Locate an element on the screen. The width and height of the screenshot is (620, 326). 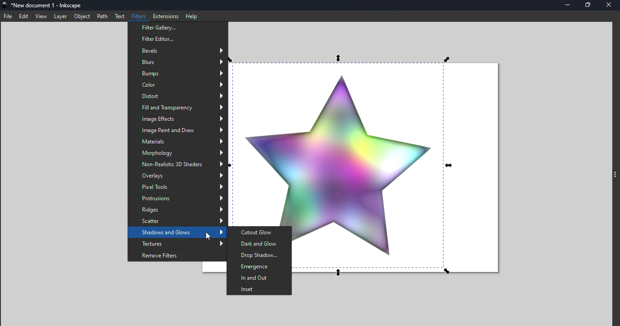
Overlays is located at coordinates (177, 176).